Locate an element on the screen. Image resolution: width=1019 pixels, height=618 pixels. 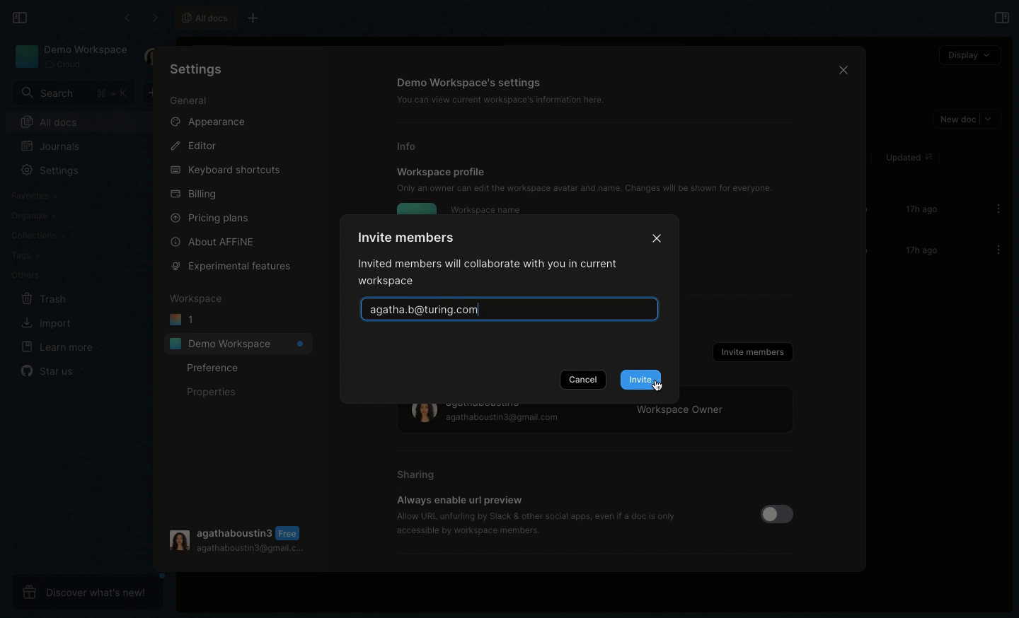
Discover what's new! is located at coordinates (86, 590).